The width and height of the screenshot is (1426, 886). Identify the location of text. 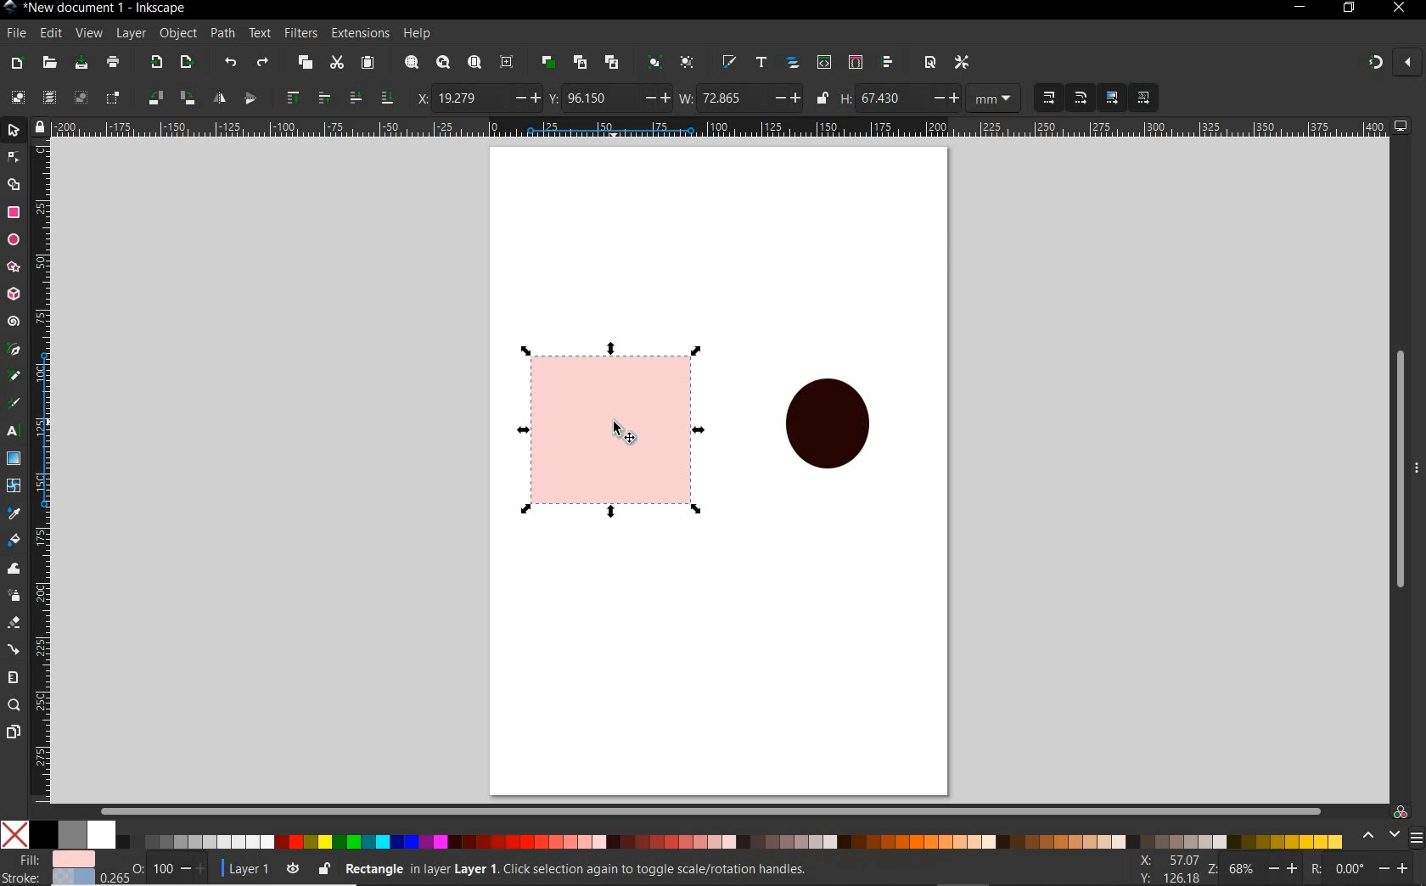
(261, 33).